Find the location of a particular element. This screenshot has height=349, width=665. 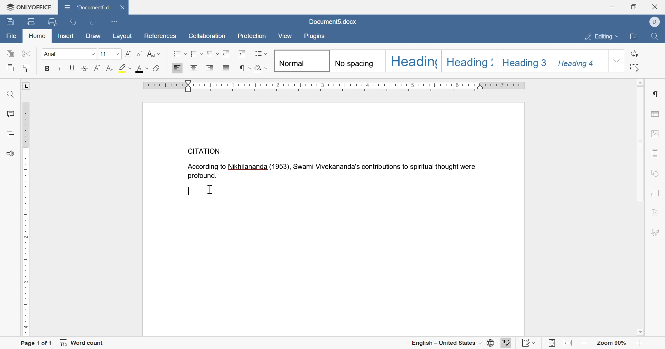

headings is located at coordinates (11, 134).